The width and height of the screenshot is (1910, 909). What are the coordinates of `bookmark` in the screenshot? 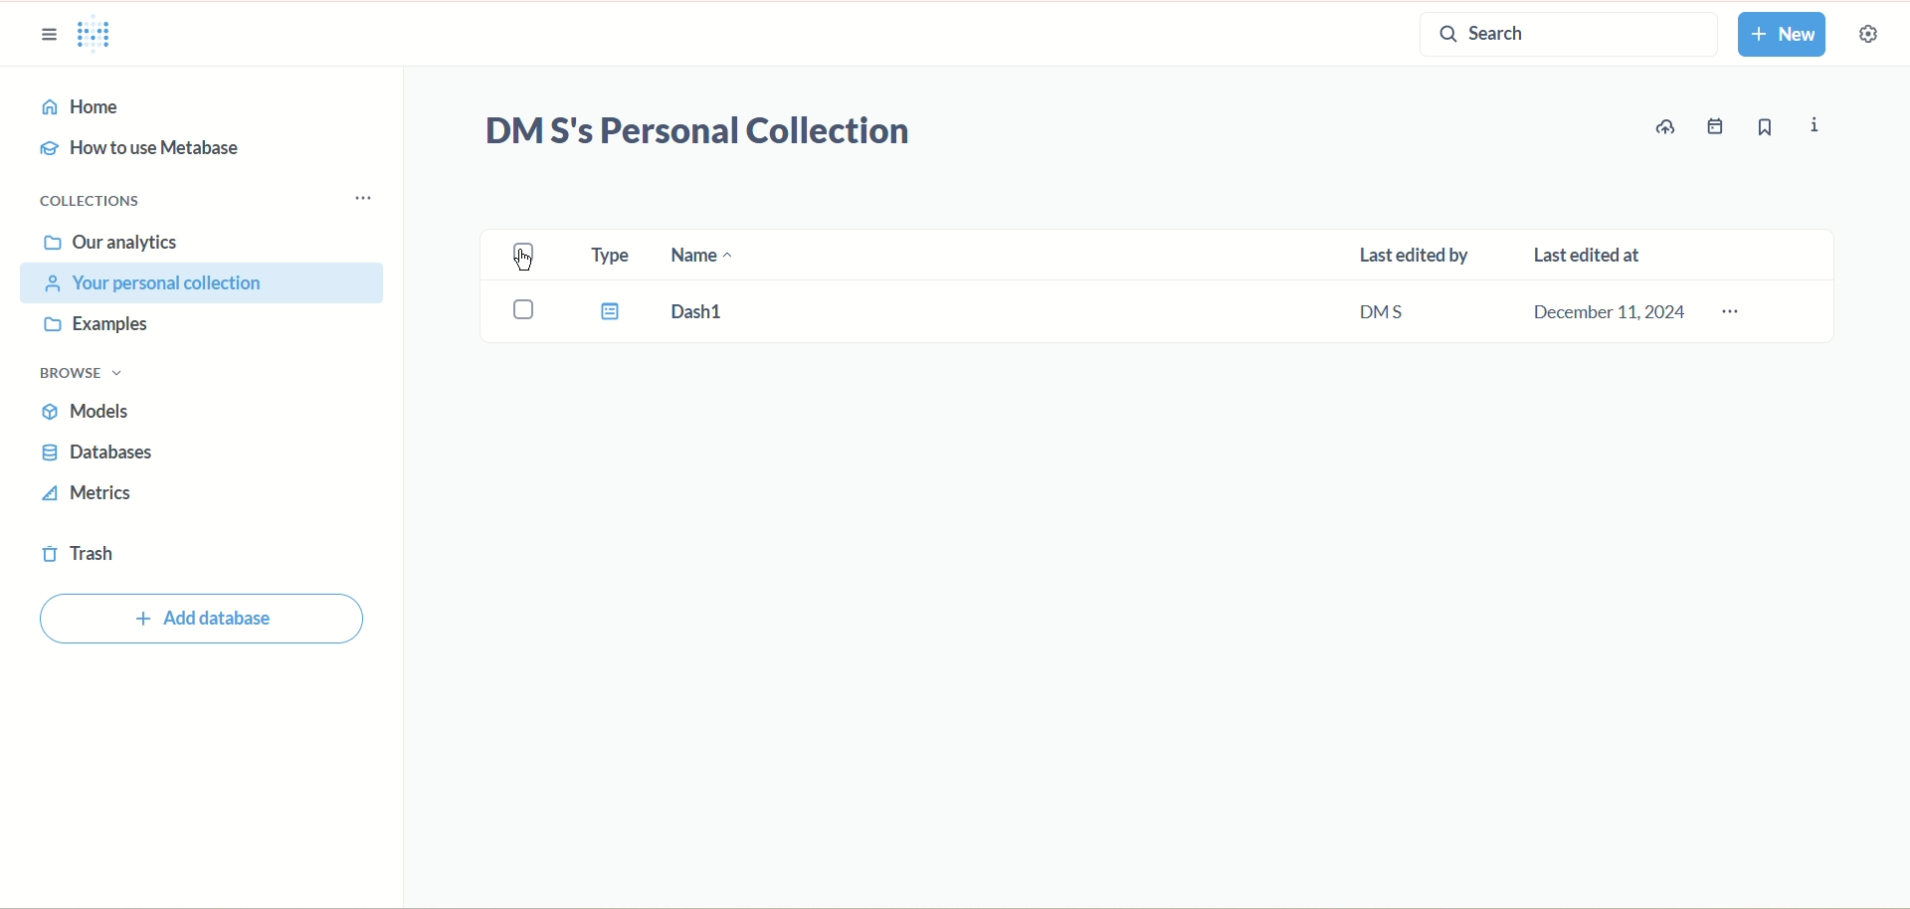 It's located at (1762, 130).